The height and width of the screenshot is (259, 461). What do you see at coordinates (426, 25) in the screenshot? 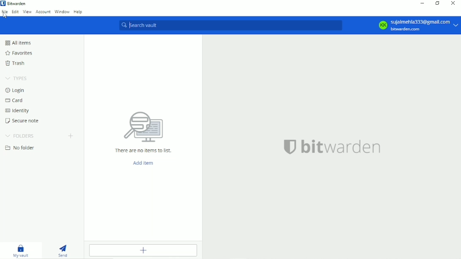
I see `sujaimehla333@gmail.com bitwarden.com` at bounding box center [426, 25].